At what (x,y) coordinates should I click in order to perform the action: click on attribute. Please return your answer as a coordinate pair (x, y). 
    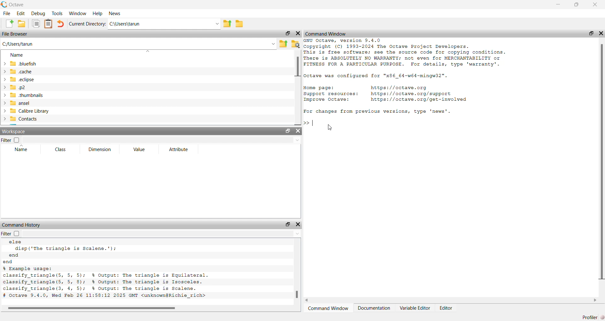
    Looking at the image, I should click on (178, 149).